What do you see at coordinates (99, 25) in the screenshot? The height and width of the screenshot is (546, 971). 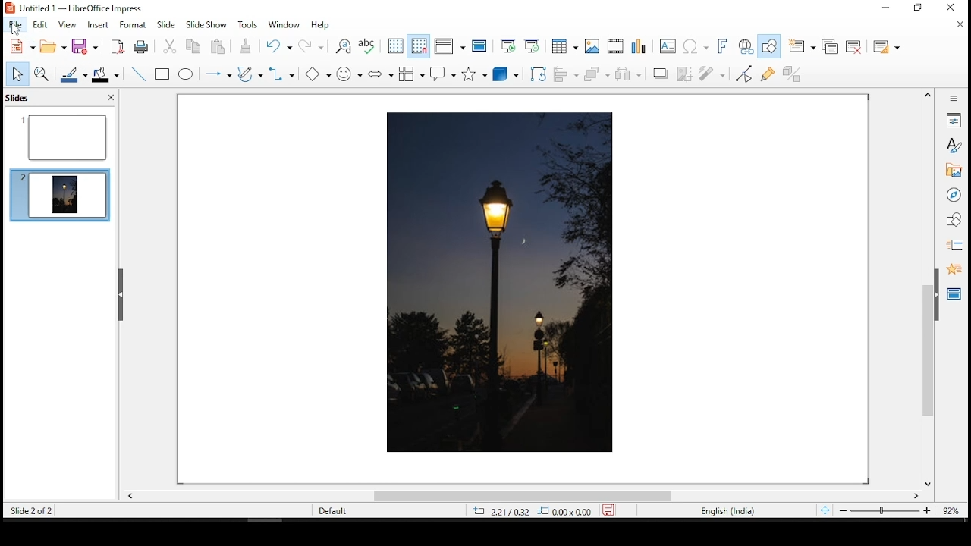 I see `insert` at bounding box center [99, 25].